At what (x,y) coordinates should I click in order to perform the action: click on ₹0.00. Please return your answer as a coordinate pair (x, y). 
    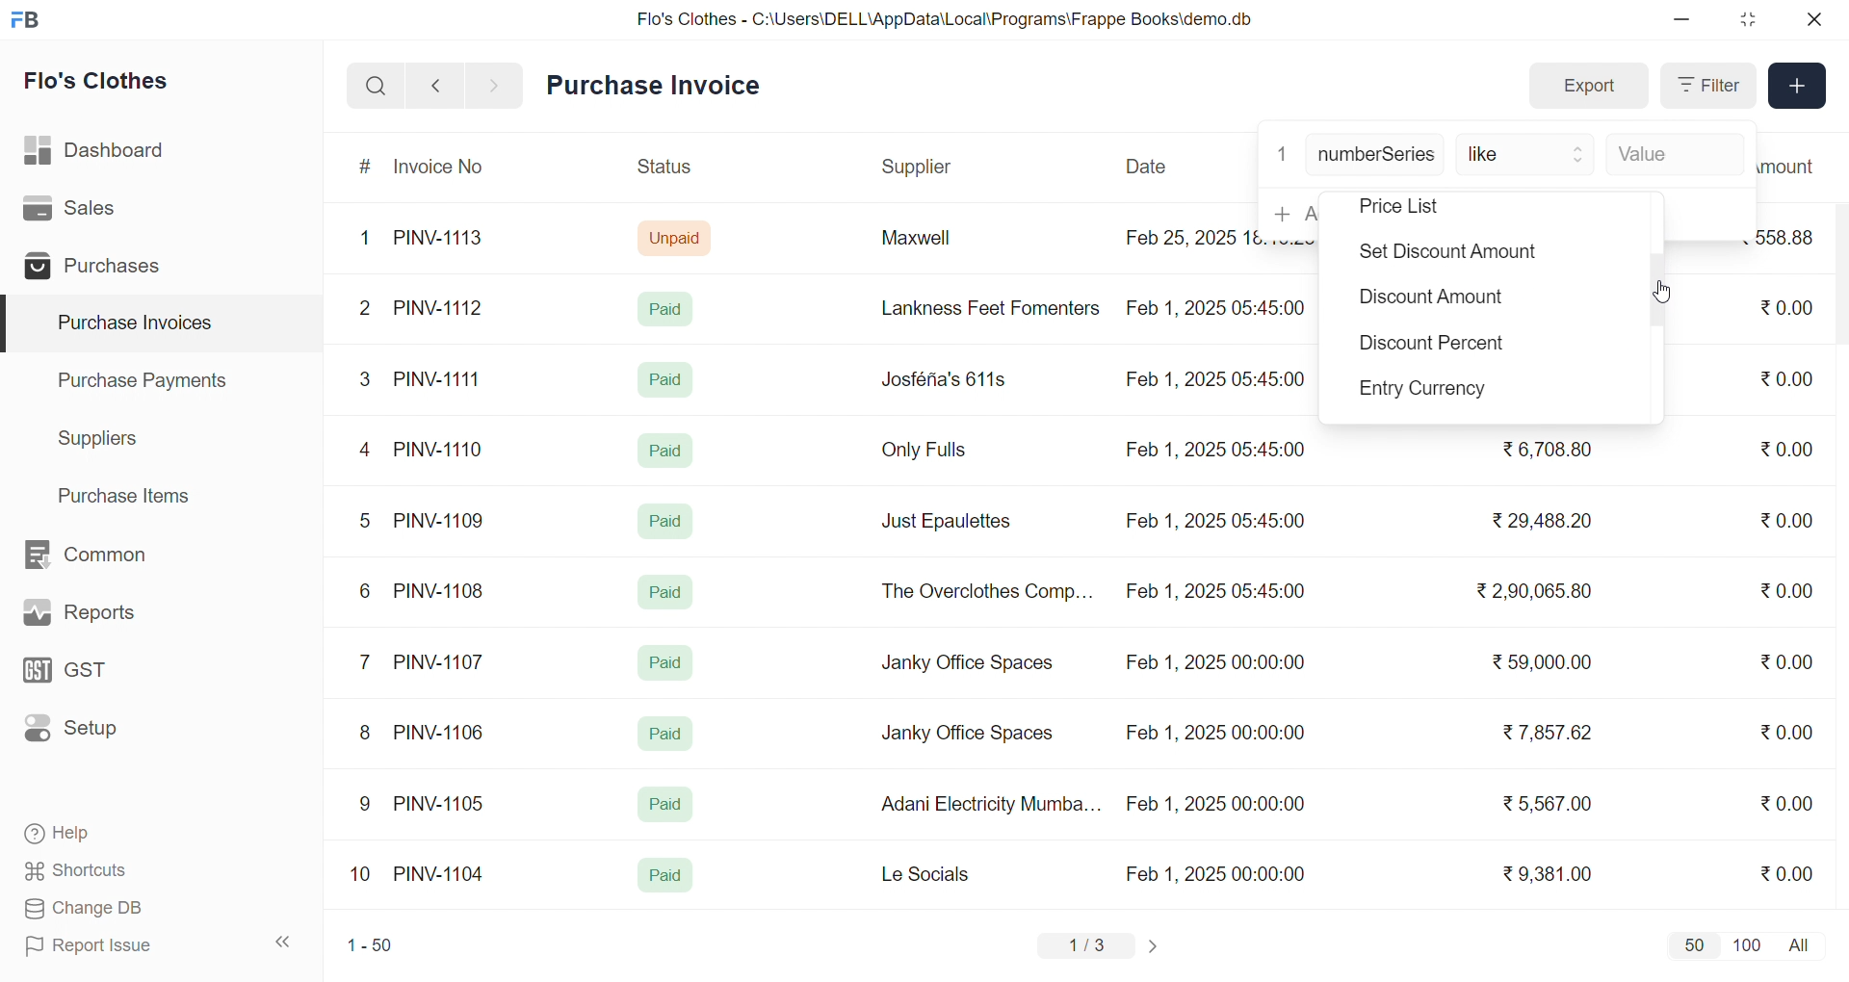
    Looking at the image, I should click on (1792, 659).